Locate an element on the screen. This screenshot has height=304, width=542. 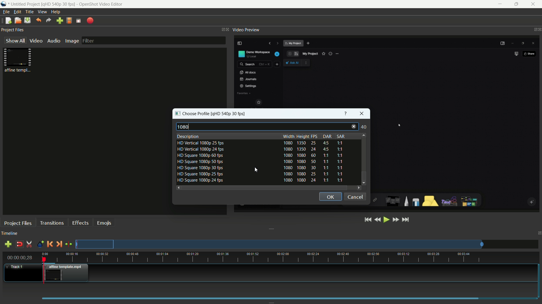
preview track is located at coordinates (279, 244).